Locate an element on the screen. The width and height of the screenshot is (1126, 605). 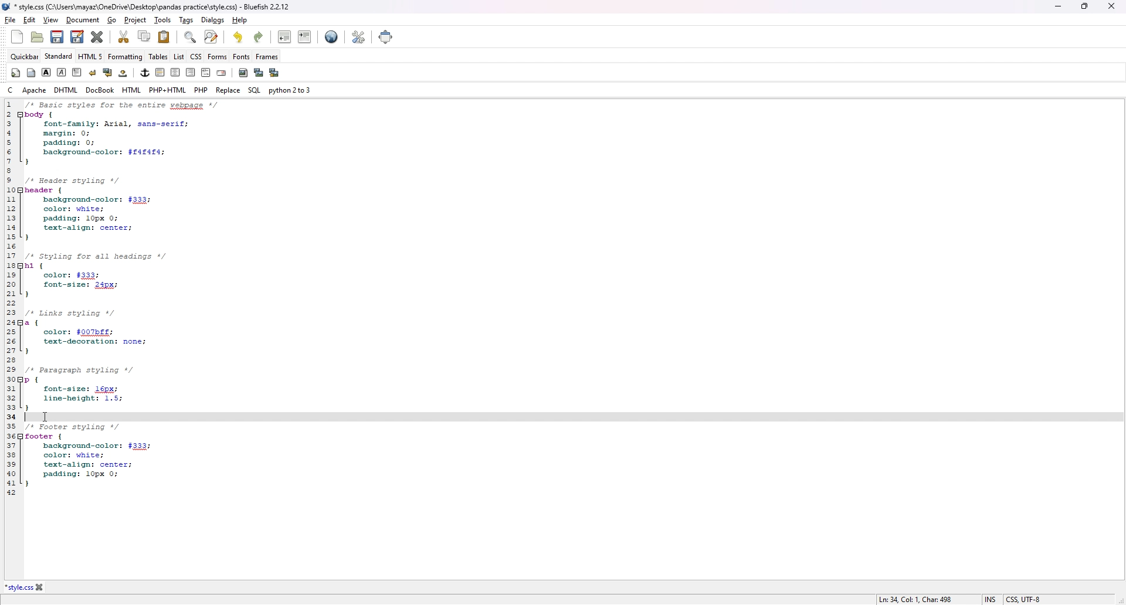
save as is located at coordinates (79, 38).